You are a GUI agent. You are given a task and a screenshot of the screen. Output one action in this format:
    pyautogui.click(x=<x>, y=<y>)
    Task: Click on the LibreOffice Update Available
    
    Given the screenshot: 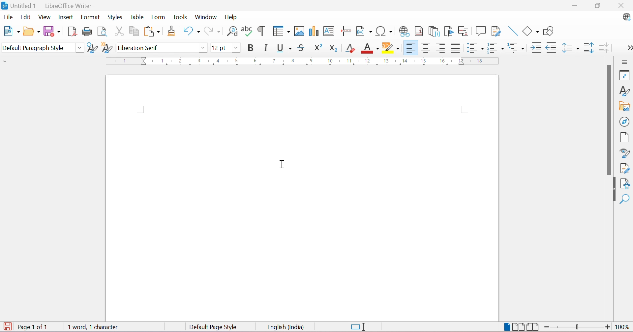 What is the action you would take?
    pyautogui.click(x=627, y=17)
    